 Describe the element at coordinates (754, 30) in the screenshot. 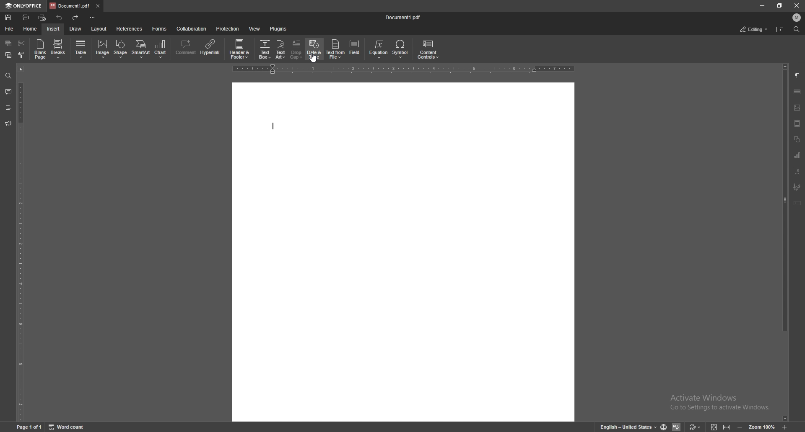

I see `status` at that location.